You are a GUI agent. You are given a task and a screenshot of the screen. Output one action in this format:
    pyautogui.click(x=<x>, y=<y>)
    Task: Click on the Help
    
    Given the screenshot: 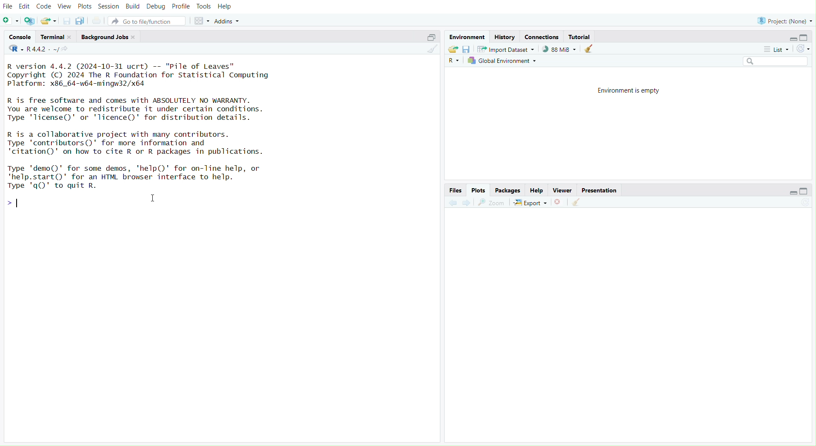 What is the action you would take?
    pyautogui.click(x=538, y=191)
    